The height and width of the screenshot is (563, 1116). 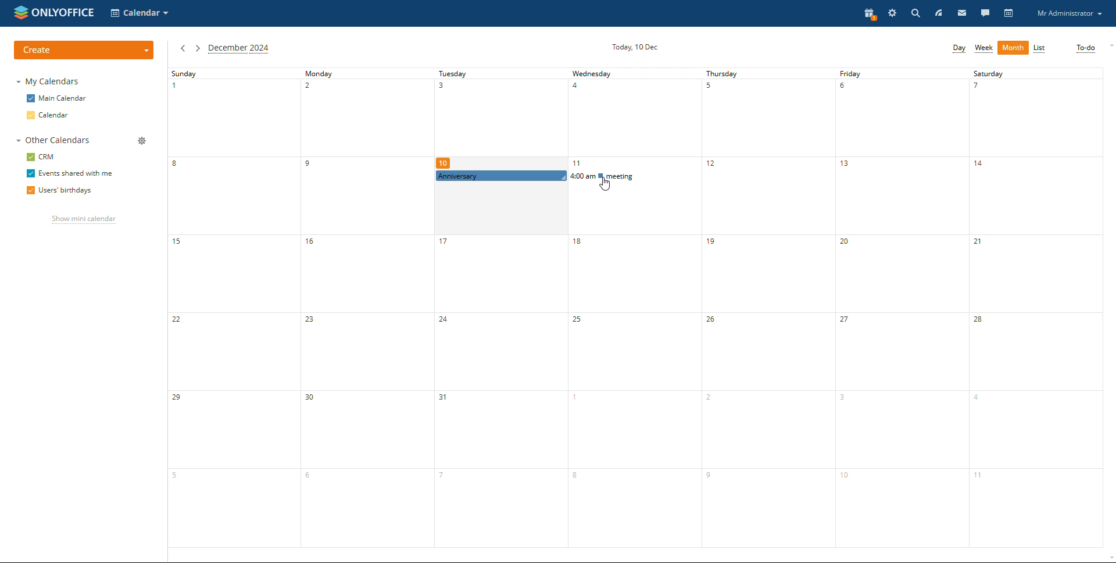 I want to click on list view, so click(x=1040, y=49).